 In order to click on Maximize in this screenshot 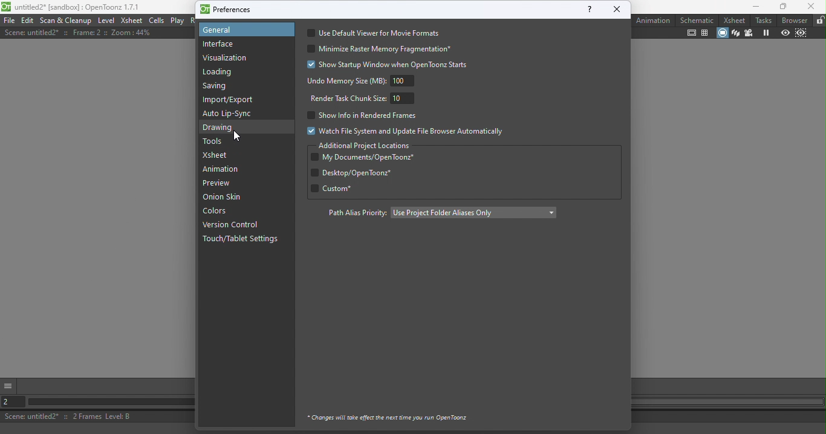, I will do `click(781, 7)`.